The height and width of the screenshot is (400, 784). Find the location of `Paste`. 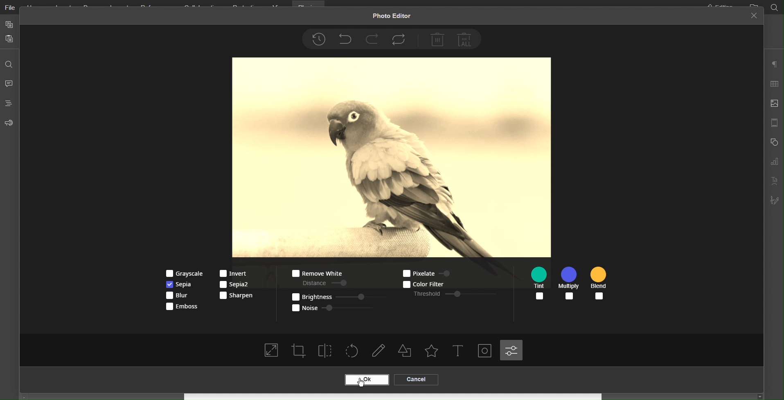

Paste is located at coordinates (10, 39).